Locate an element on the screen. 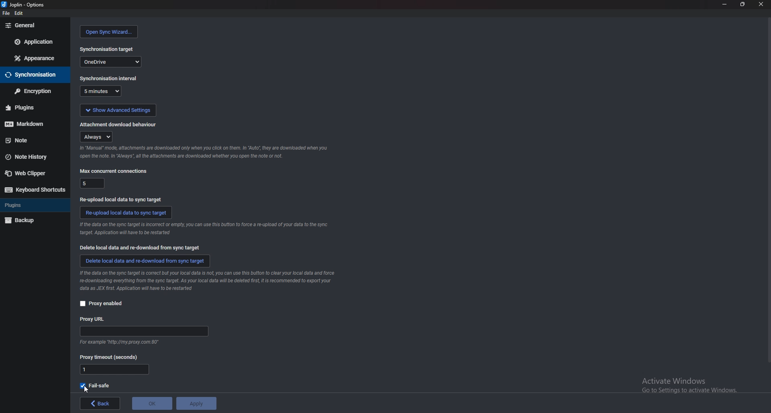 This screenshot has width=771, height=413. delete local data and redownload is located at coordinates (144, 261).